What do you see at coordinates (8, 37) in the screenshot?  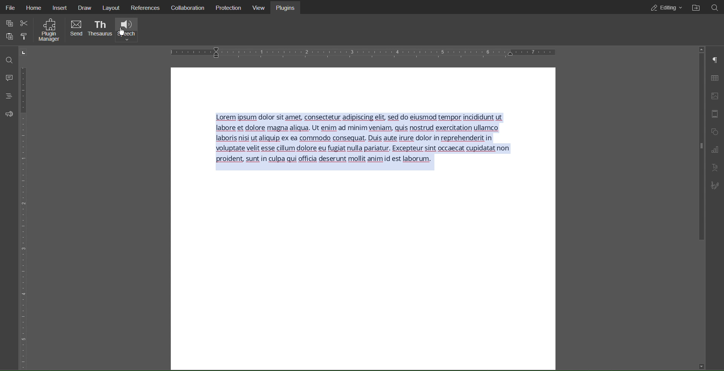 I see `Clipboard` at bounding box center [8, 37].